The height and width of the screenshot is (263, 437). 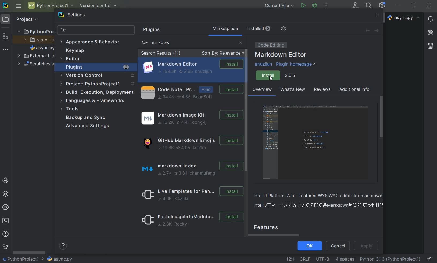 What do you see at coordinates (309, 246) in the screenshot?
I see `ok` at bounding box center [309, 246].